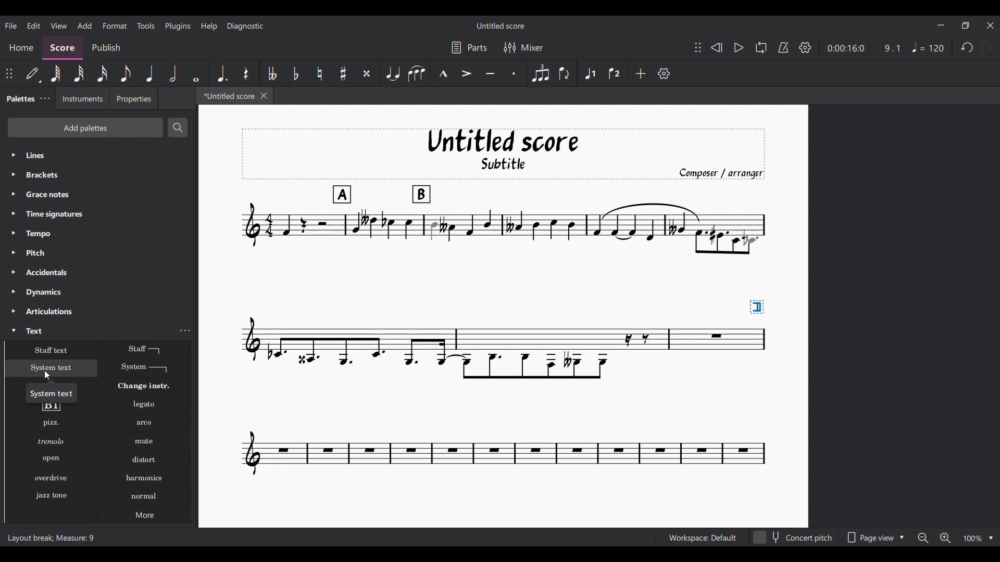 The image size is (1000, 562). What do you see at coordinates (185, 330) in the screenshot?
I see `Text settings` at bounding box center [185, 330].